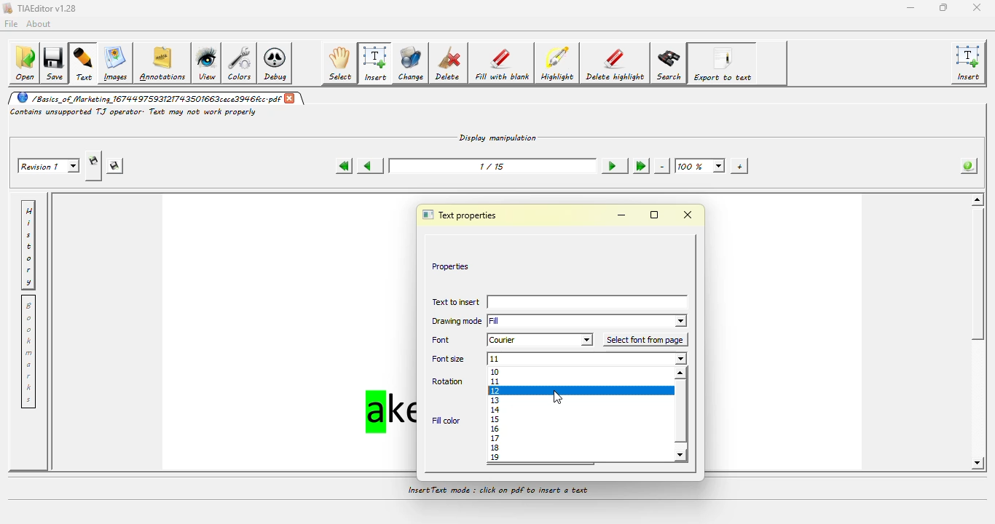 The height and width of the screenshot is (524, 995). Describe the element at coordinates (589, 360) in the screenshot. I see `11` at that location.